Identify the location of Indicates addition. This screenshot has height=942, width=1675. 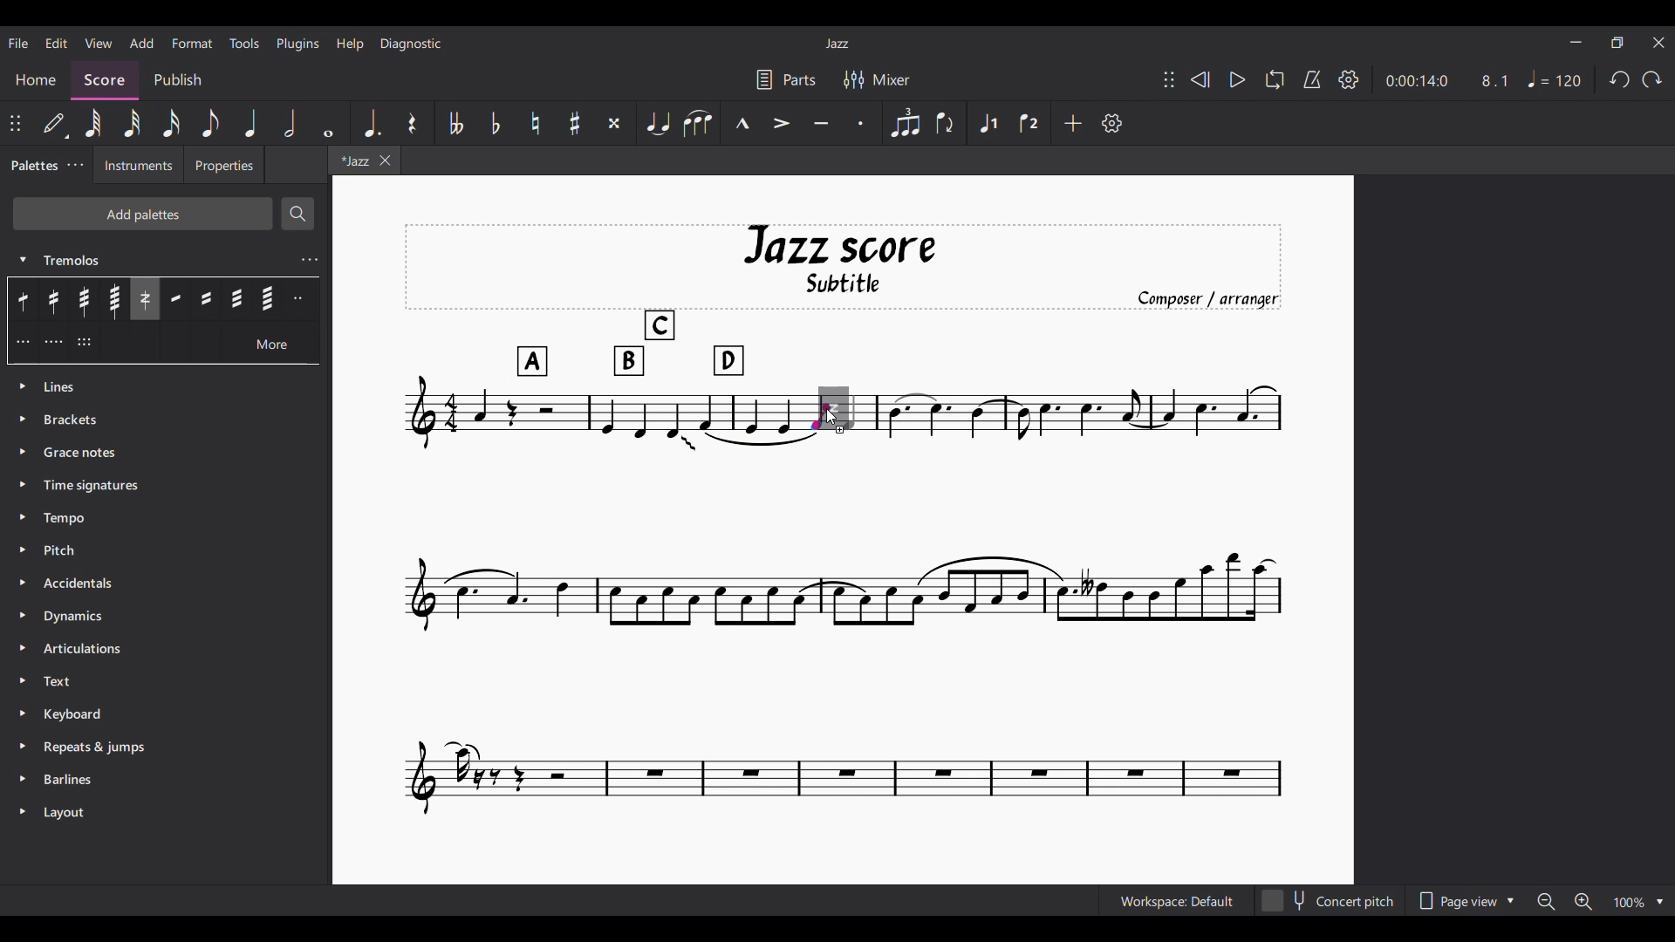
(840, 429).